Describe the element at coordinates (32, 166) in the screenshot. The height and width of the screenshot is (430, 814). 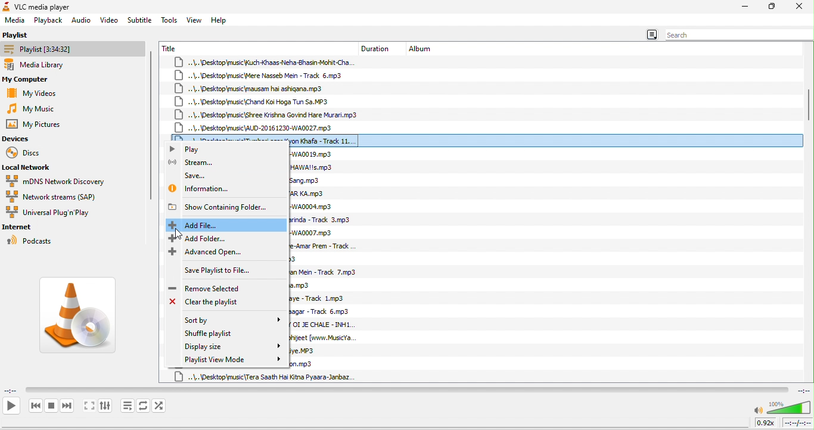
I see `local network` at that location.